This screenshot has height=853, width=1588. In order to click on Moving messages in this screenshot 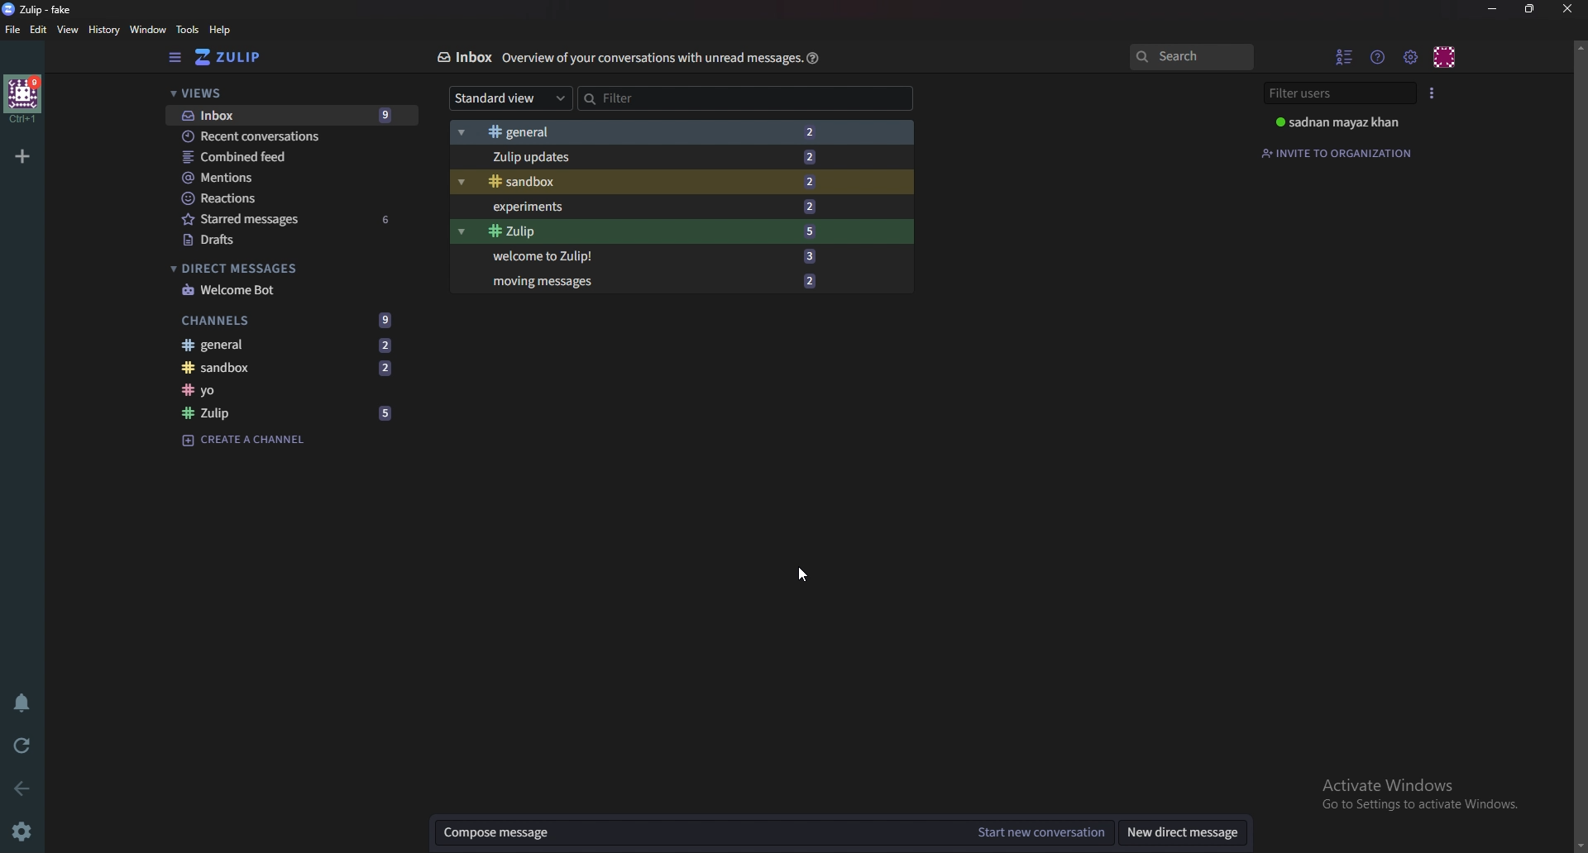, I will do `click(682, 282)`.